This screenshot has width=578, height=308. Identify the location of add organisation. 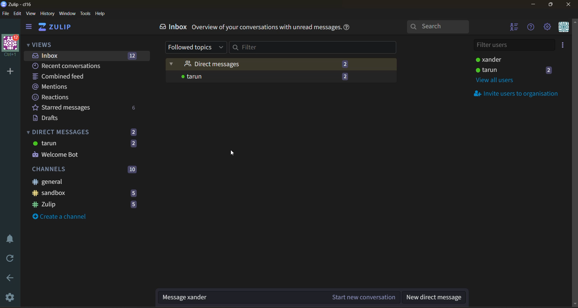
(10, 72).